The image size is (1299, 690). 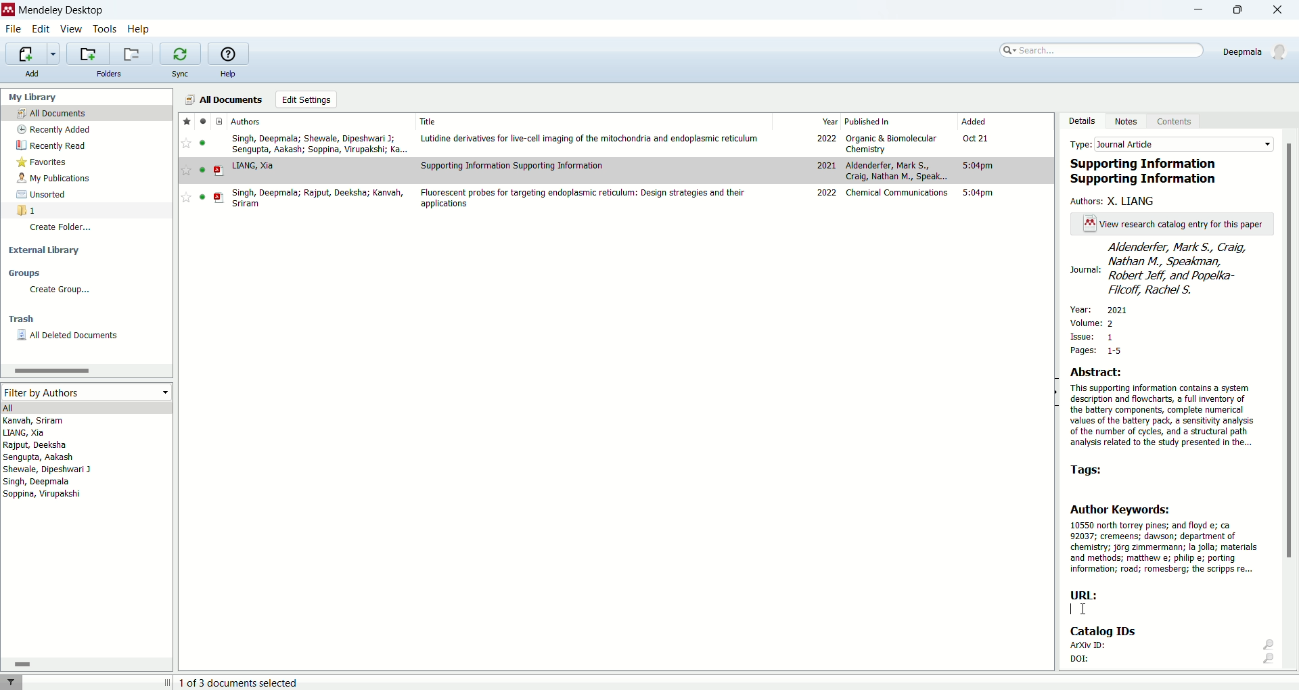 What do you see at coordinates (827, 192) in the screenshot?
I see `2022` at bounding box center [827, 192].